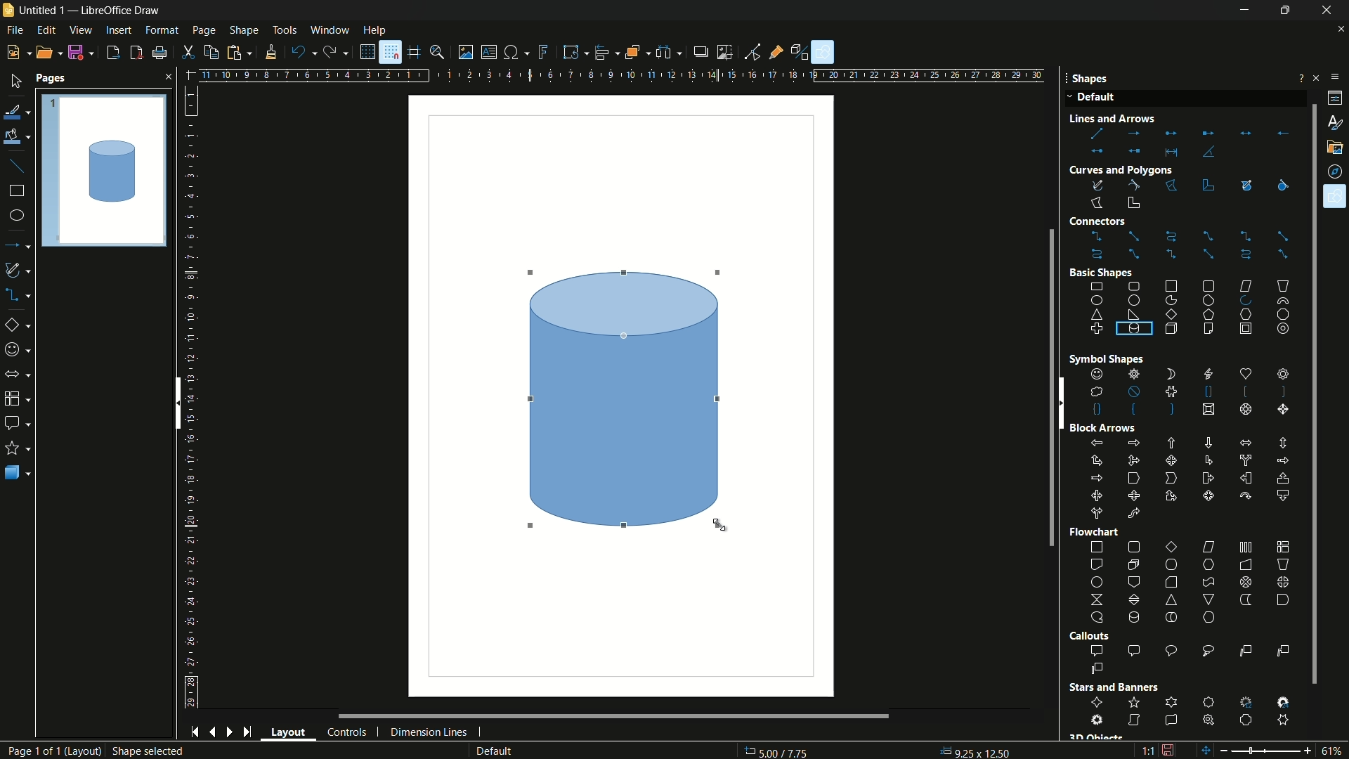  I want to click on tools menu, so click(285, 30).